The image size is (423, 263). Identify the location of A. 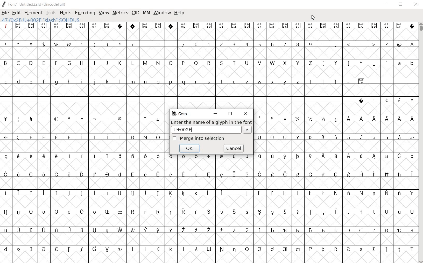
(411, 44).